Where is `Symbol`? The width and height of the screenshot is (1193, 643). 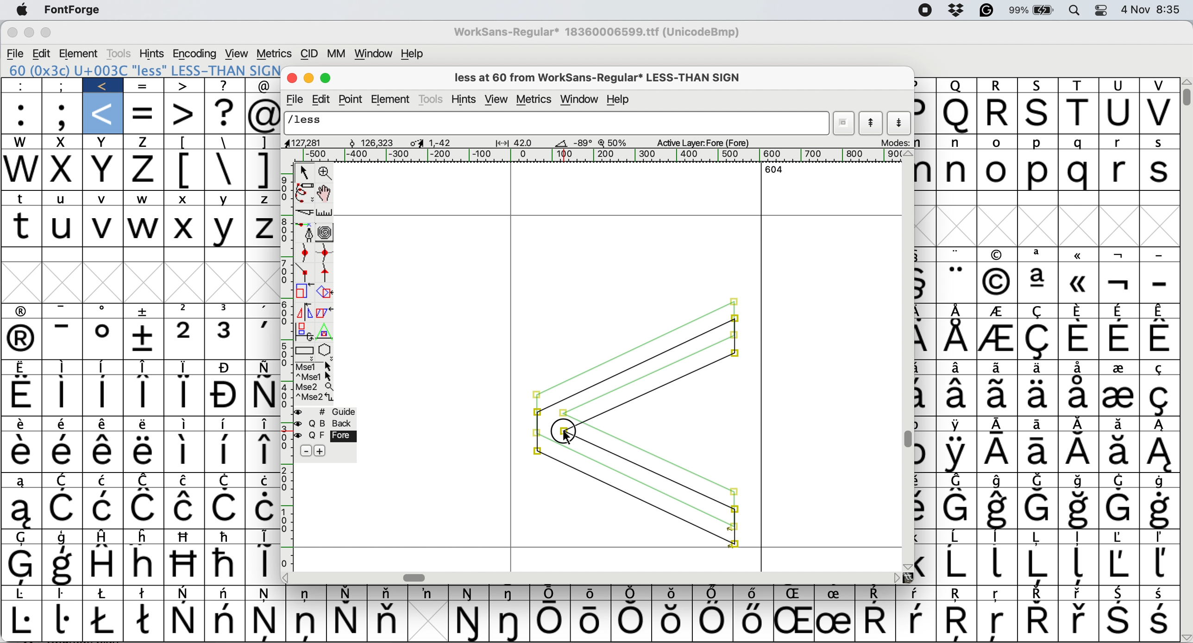
Symbol is located at coordinates (227, 593).